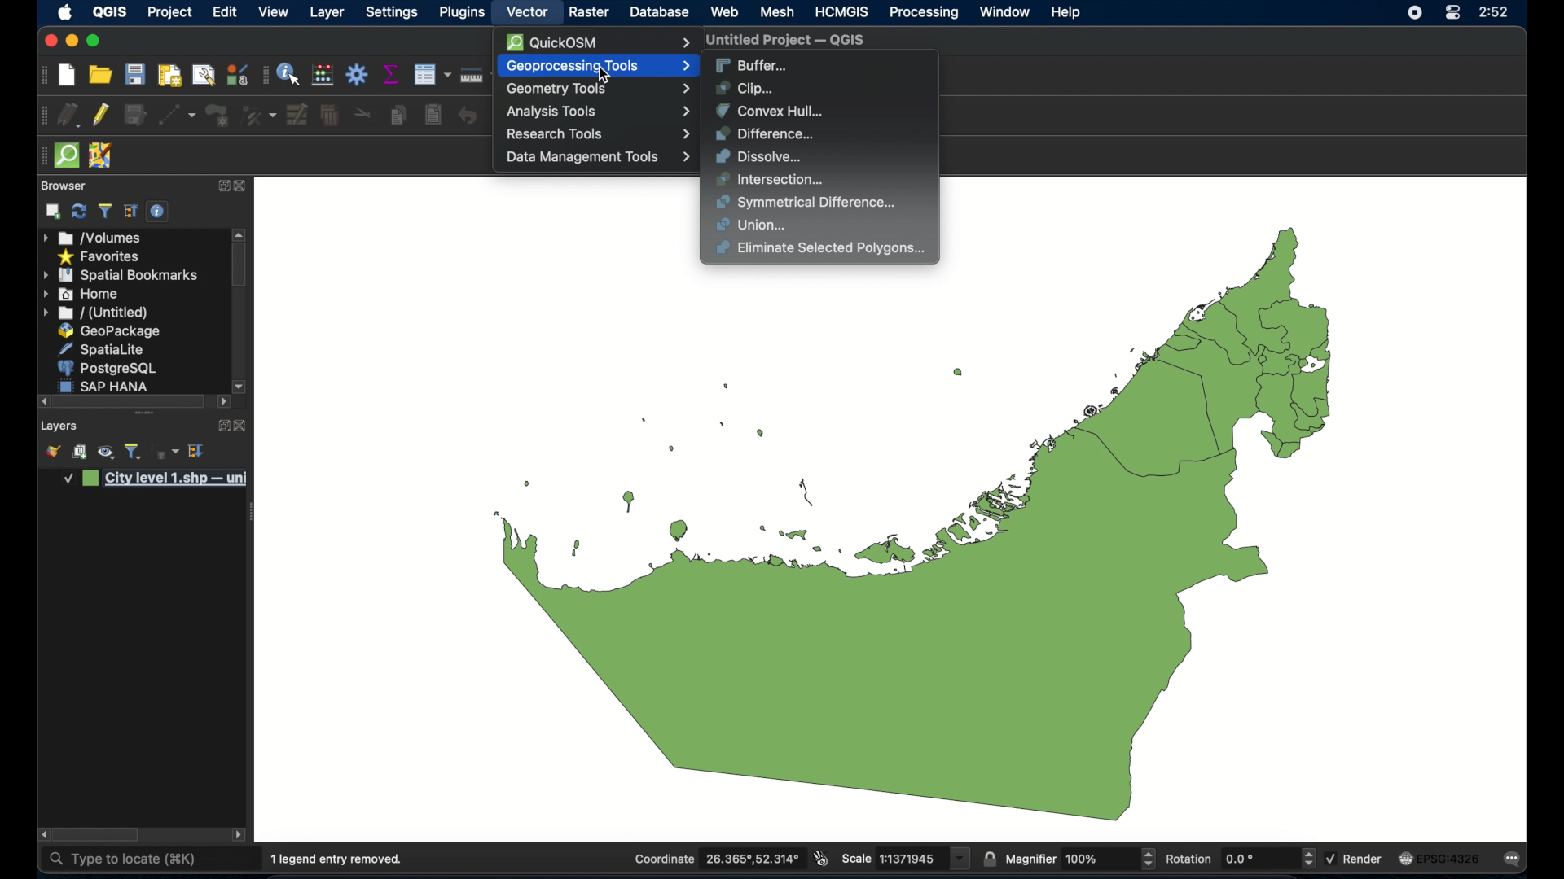 This screenshot has height=879, width=1564. I want to click on convex hull, so click(769, 110).